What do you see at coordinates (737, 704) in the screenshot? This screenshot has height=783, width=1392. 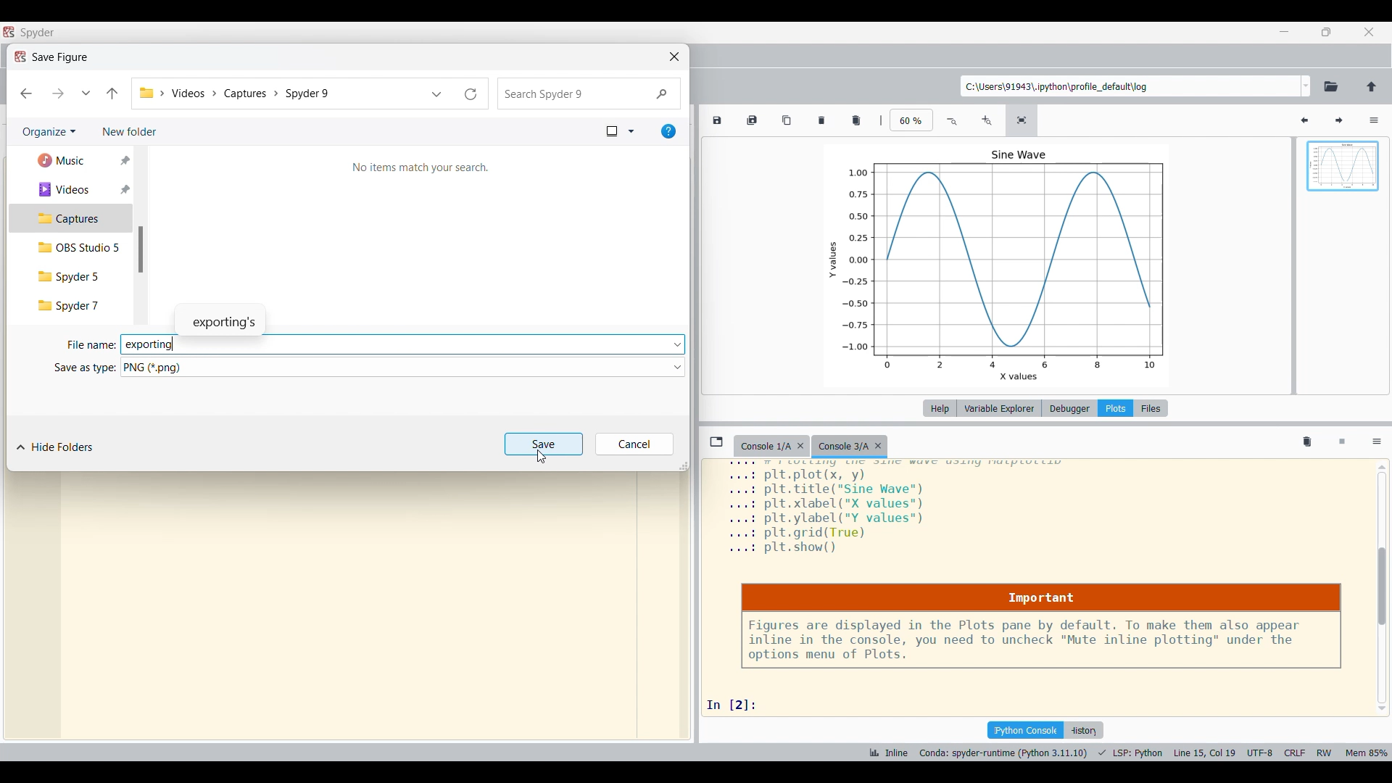 I see `input` at bounding box center [737, 704].